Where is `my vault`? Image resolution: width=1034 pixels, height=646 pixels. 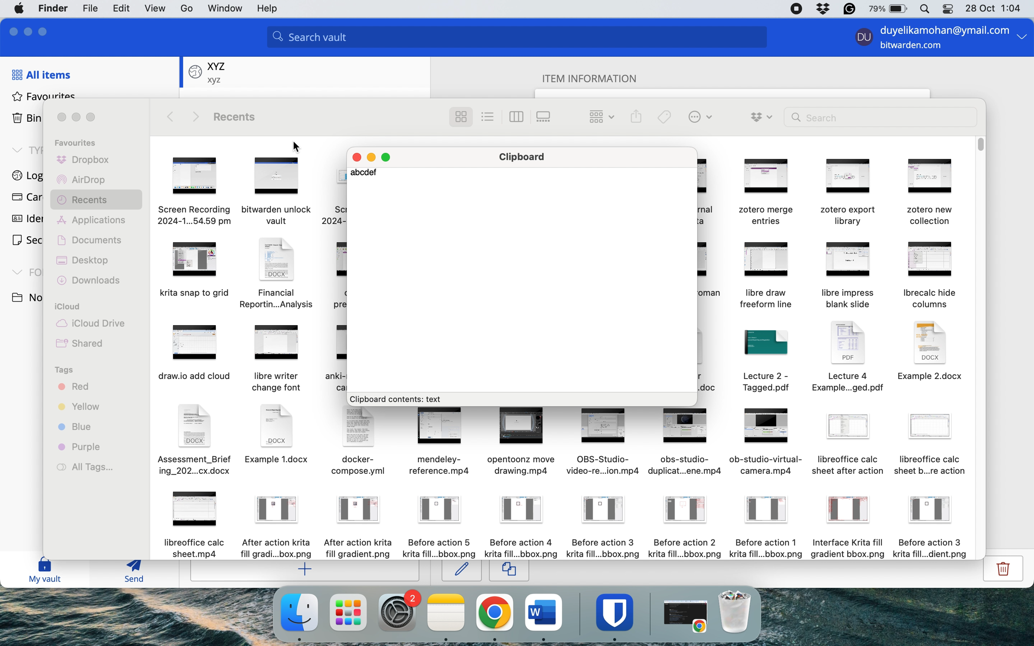 my vault is located at coordinates (45, 572).